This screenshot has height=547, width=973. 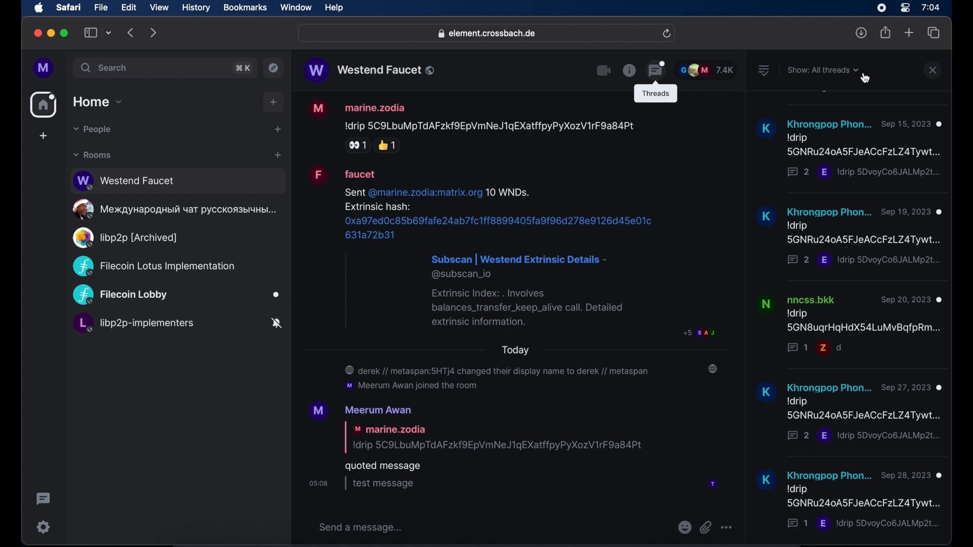 What do you see at coordinates (90, 32) in the screenshot?
I see `show tab overview` at bounding box center [90, 32].